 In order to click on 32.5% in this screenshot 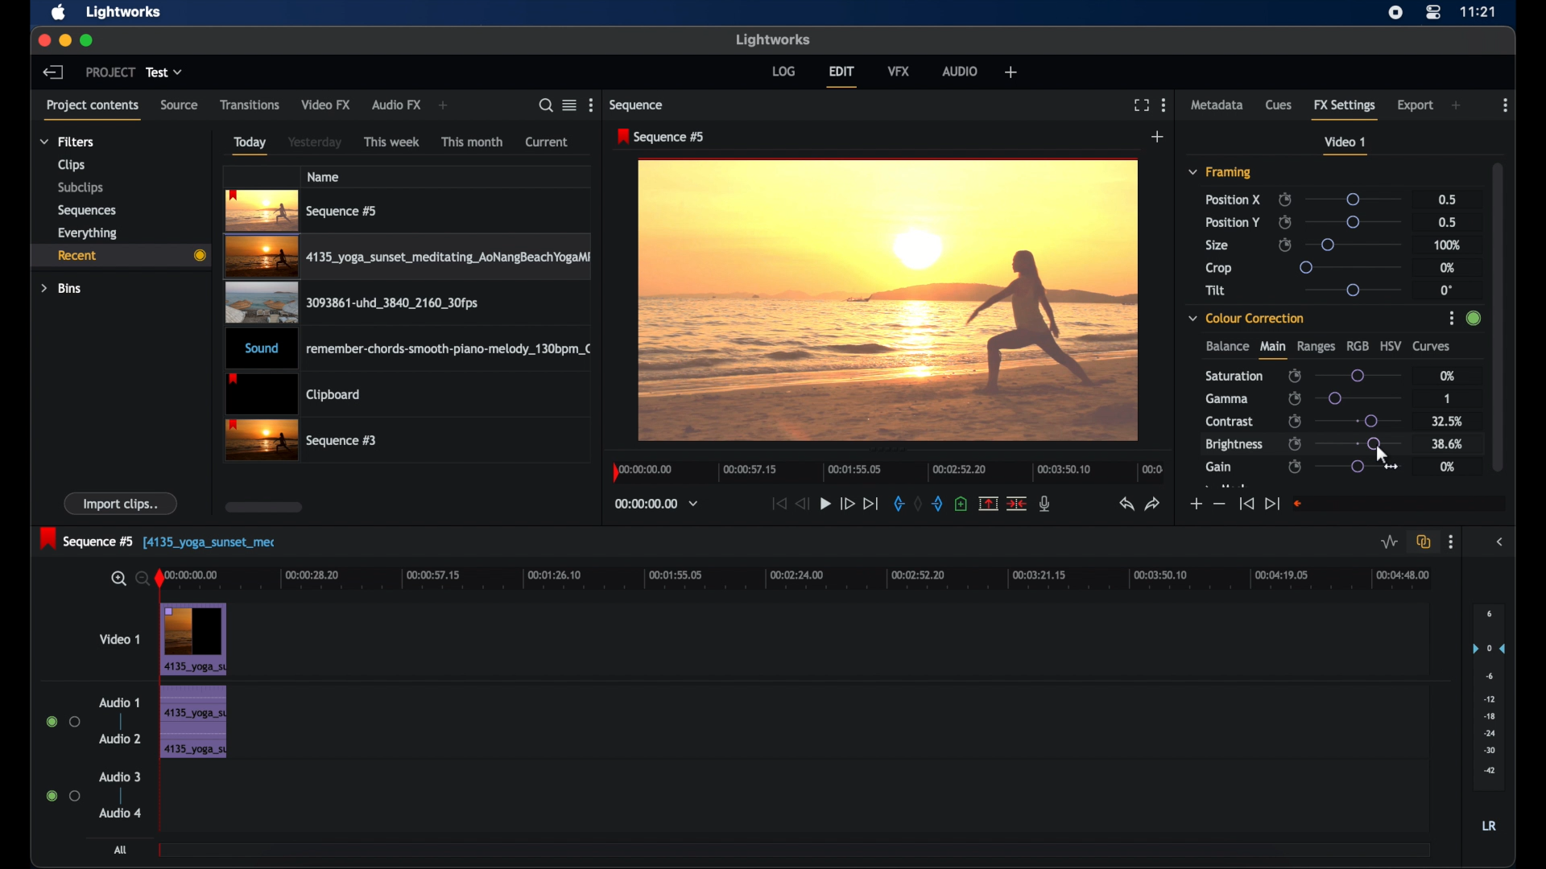, I will do `click(1449, 421)`.